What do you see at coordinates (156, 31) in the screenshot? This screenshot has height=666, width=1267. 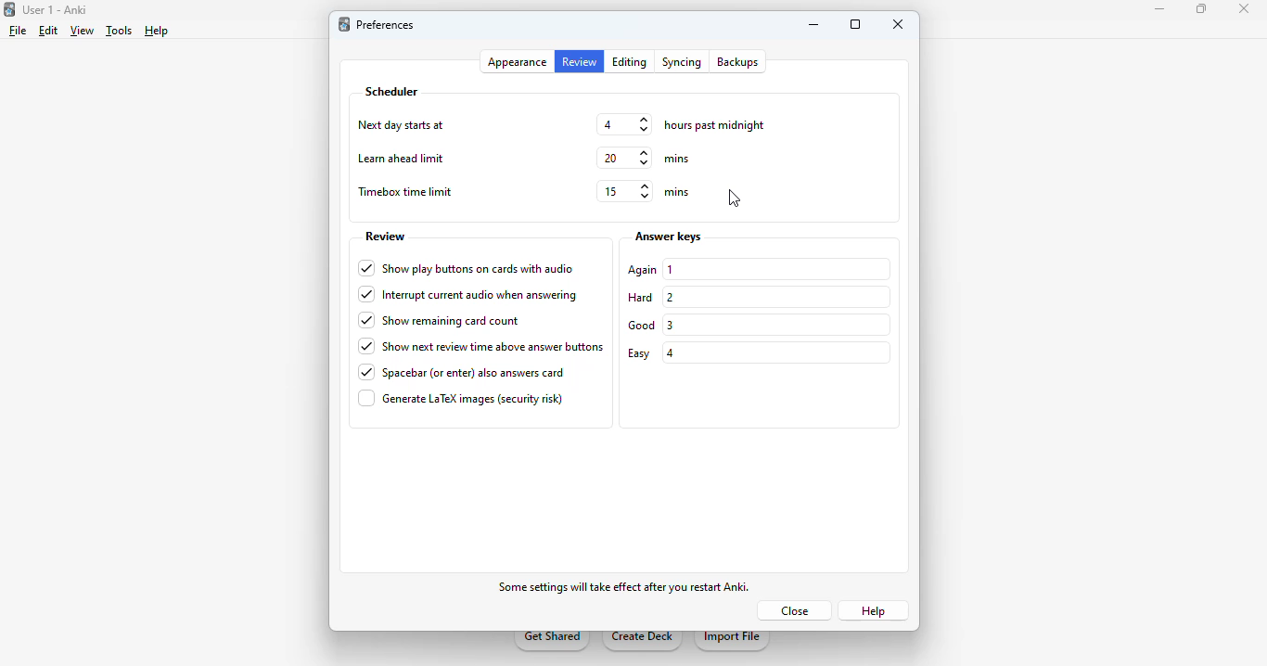 I see `help` at bounding box center [156, 31].